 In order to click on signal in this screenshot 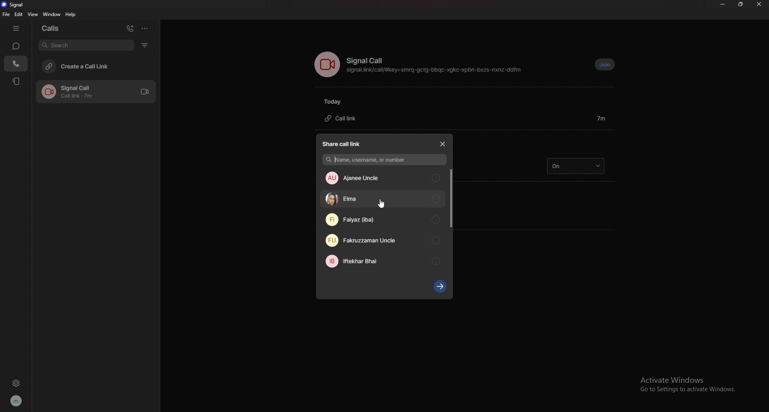, I will do `click(16, 4)`.